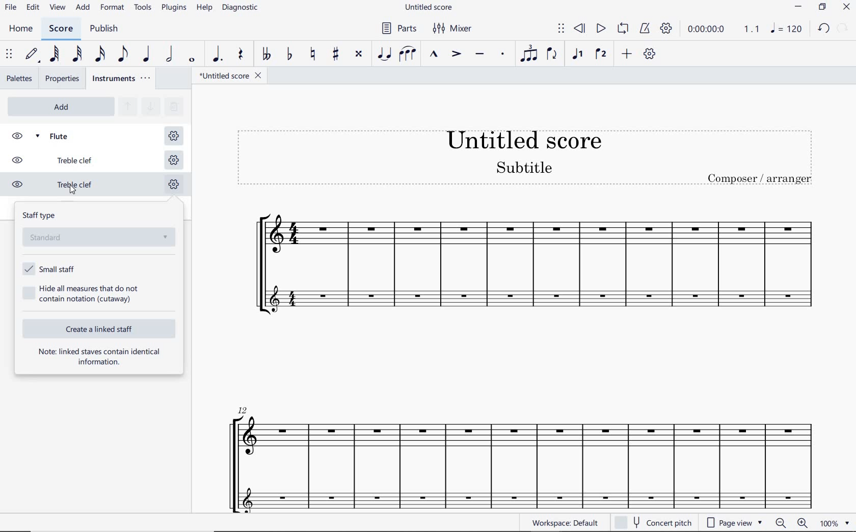 Image resolution: width=856 pixels, height=532 pixels. What do you see at coordinates (518, 441) in the screenshot?
I see `flute instrument` at bounding box center [518, 441].